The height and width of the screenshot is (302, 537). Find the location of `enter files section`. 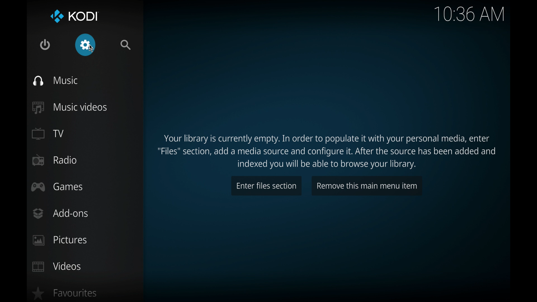

enter files section is located at coordinates (267, 186).